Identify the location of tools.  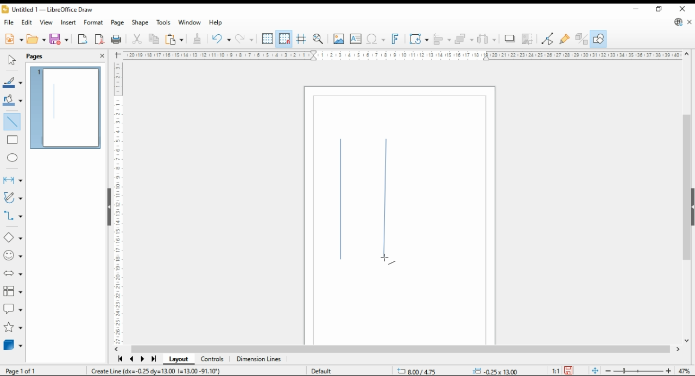
(163, 22).